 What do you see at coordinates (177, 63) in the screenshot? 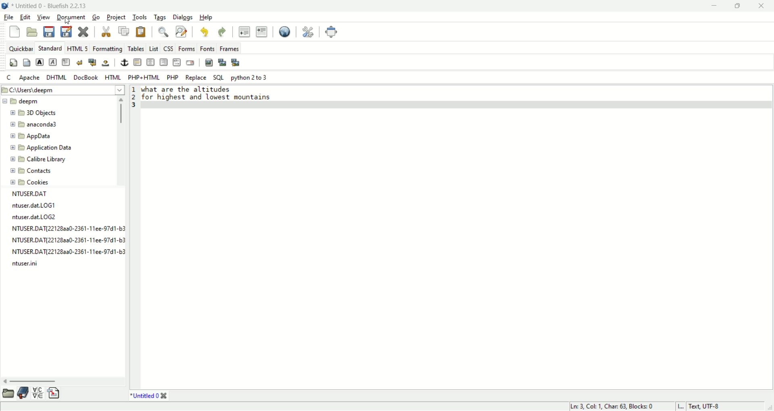
I see `HTML comment` at bounding box center [177, 63].